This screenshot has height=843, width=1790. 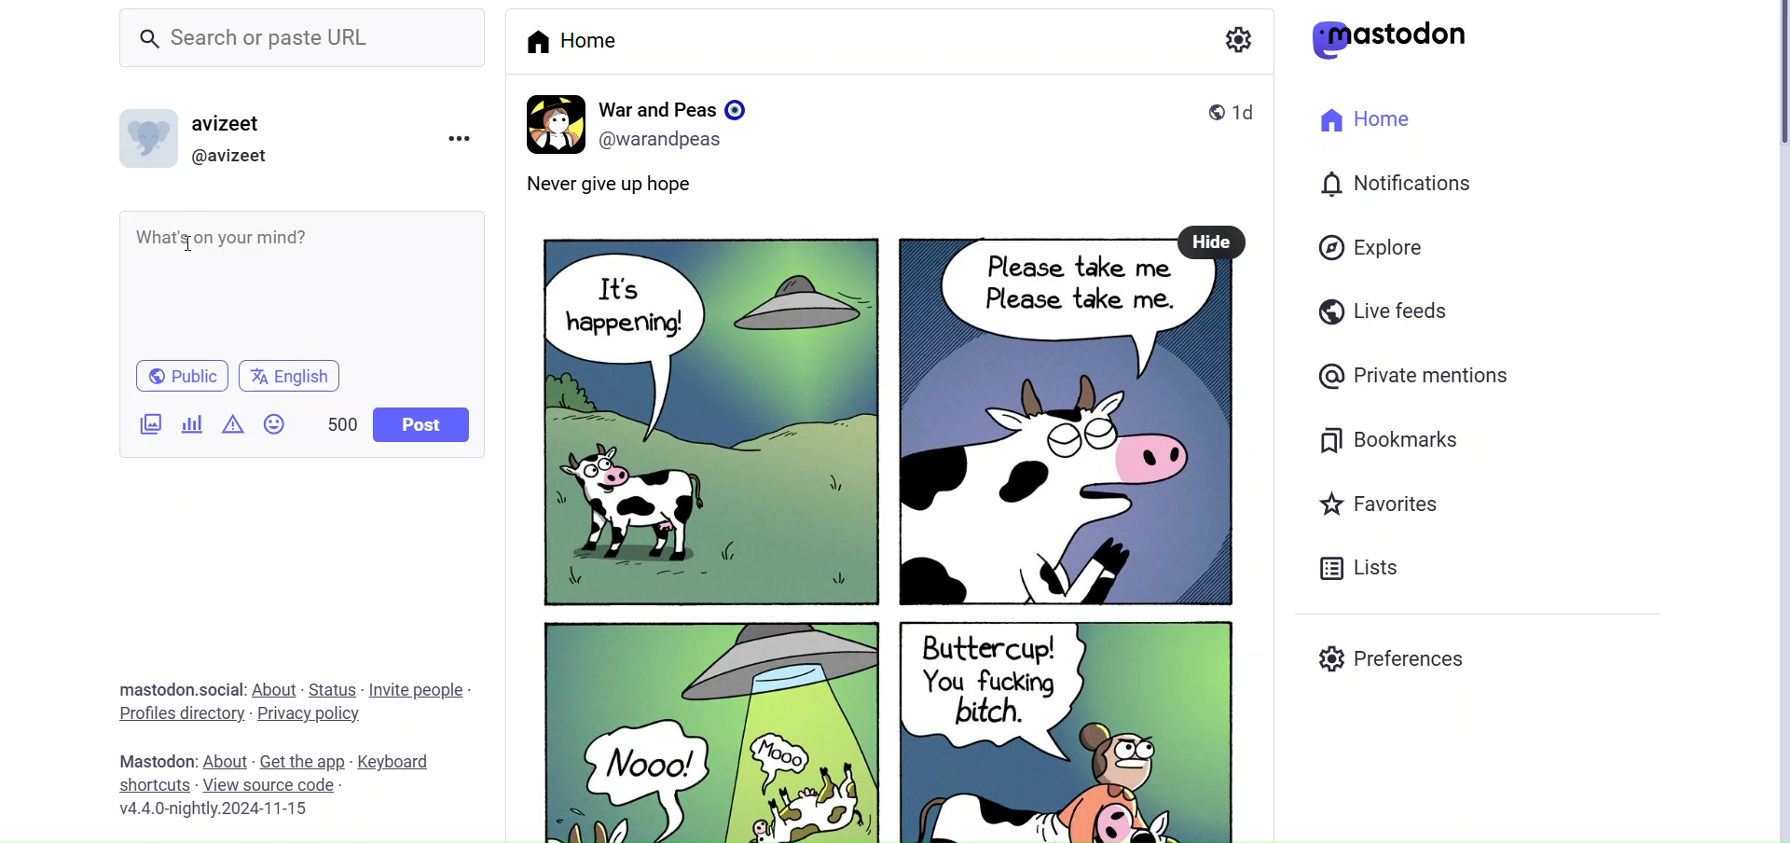 I want to click on avizeet, so click(x=230, y=122).